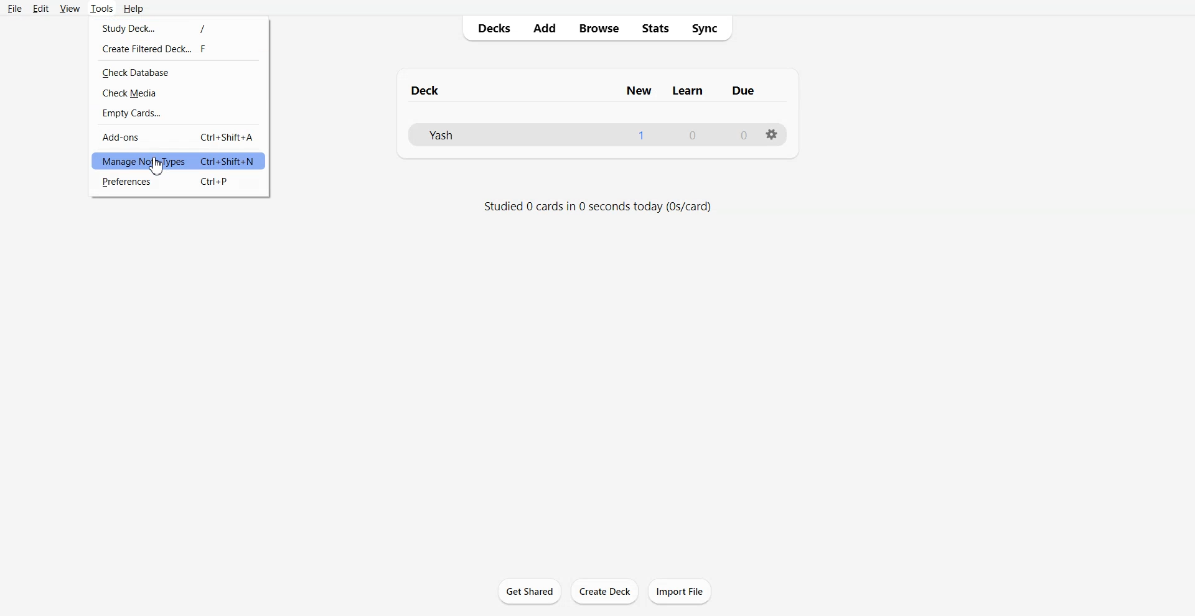 The width and height of the screenshot is (1195, 616). Describe the element at coordinates (179, 72) in the screenshot. I see `Check Database` at that location.